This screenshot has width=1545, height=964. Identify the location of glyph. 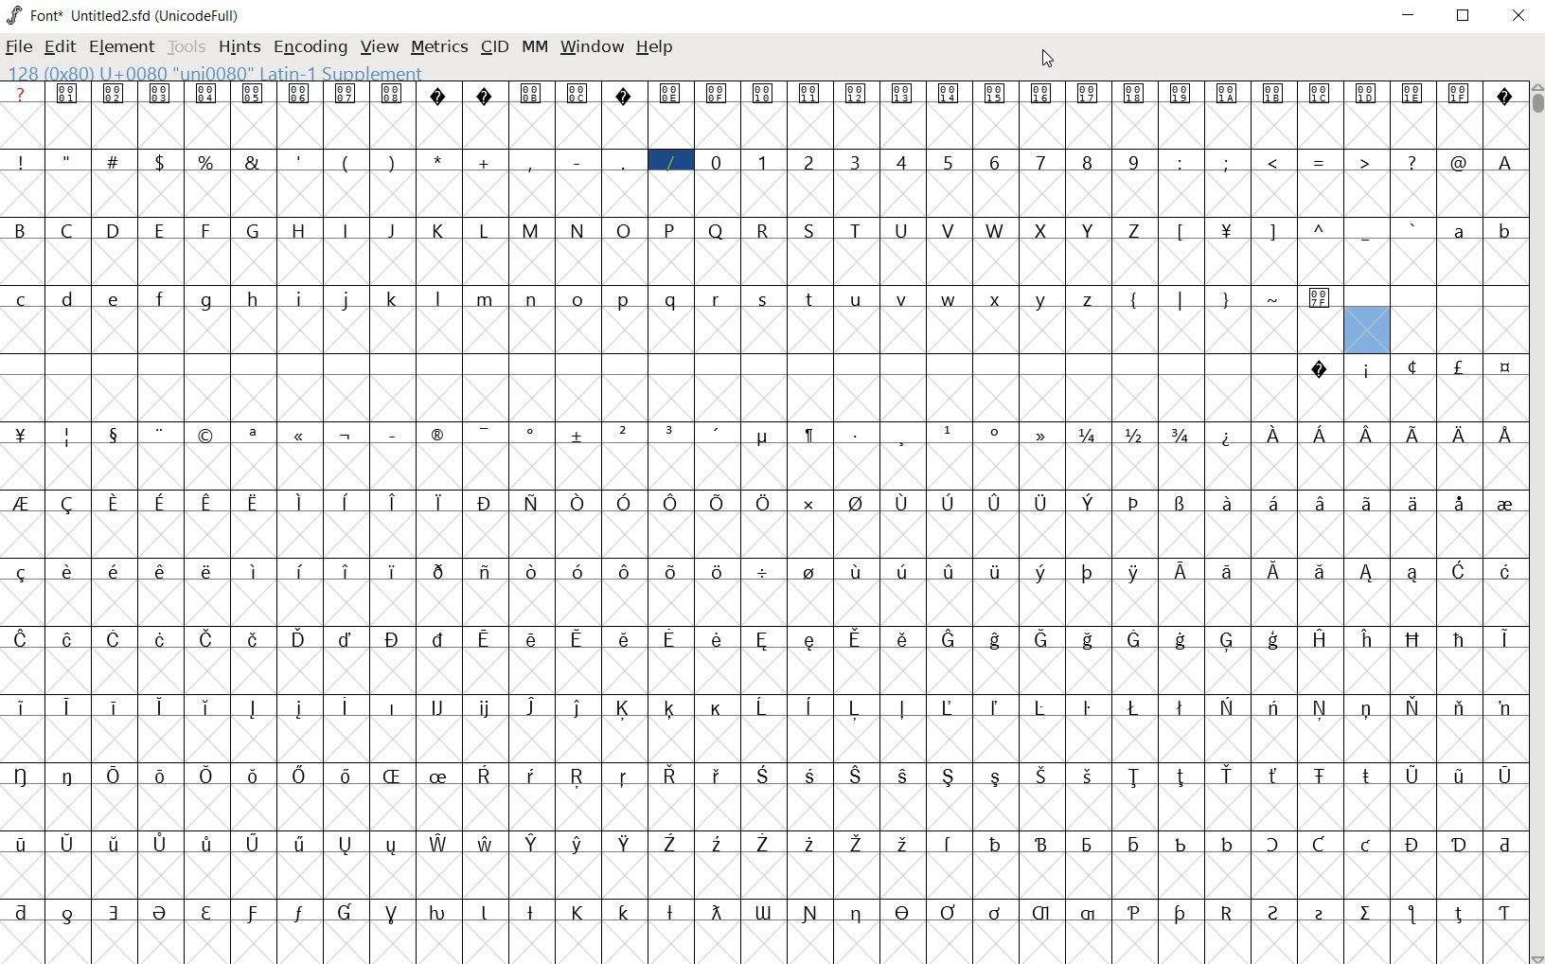
(207, 843).